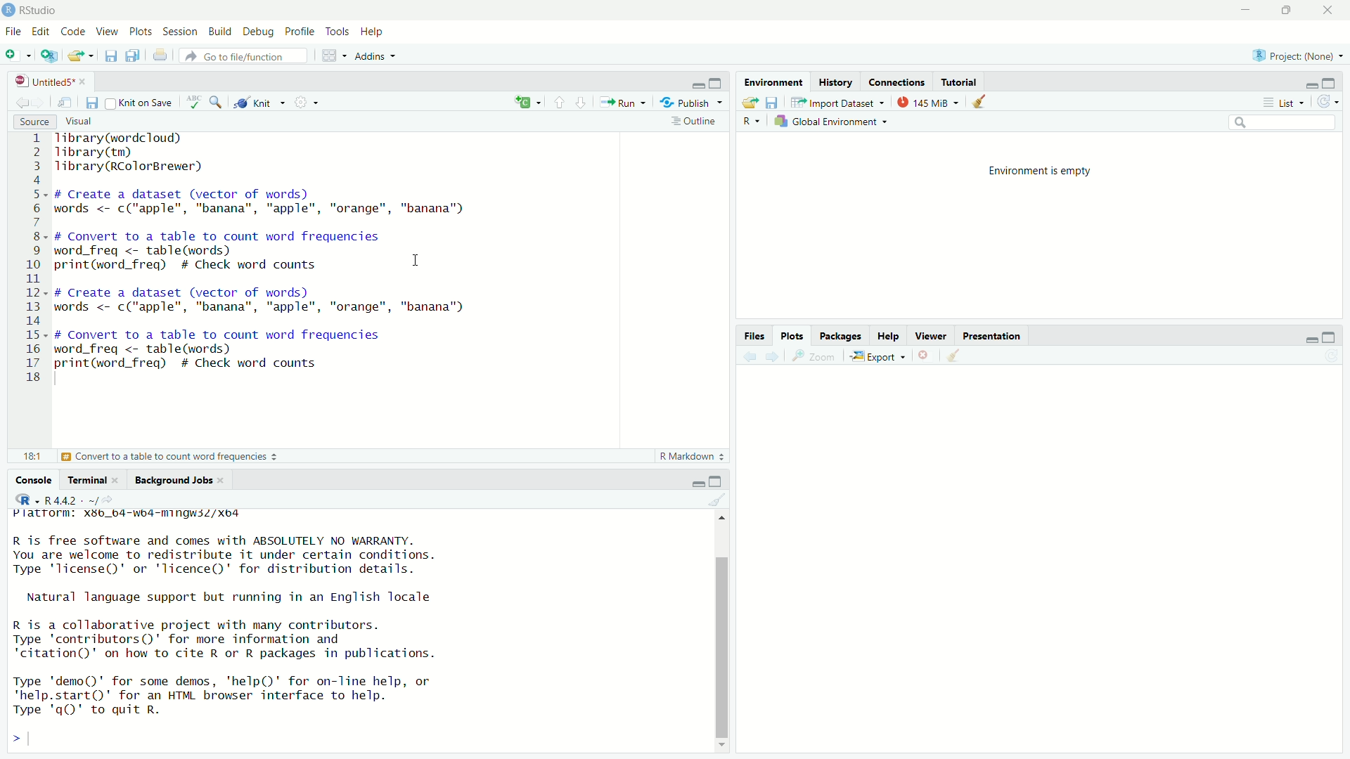  Describe the element at coordinates (773, 103) in the screenshot. I see `Save ` at that location.